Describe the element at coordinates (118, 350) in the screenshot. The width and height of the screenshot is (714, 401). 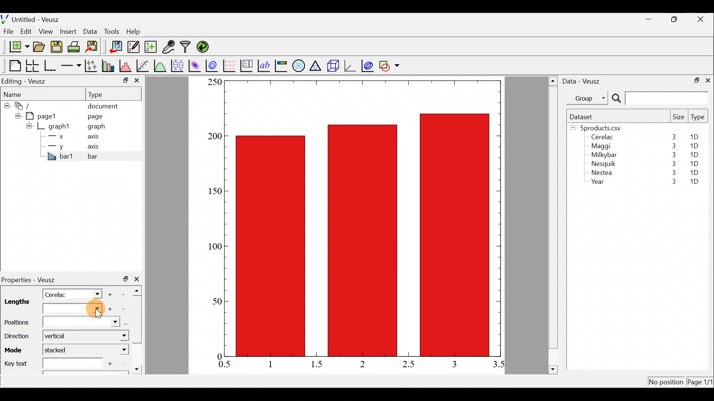
I see `mode dropdown` at that location.